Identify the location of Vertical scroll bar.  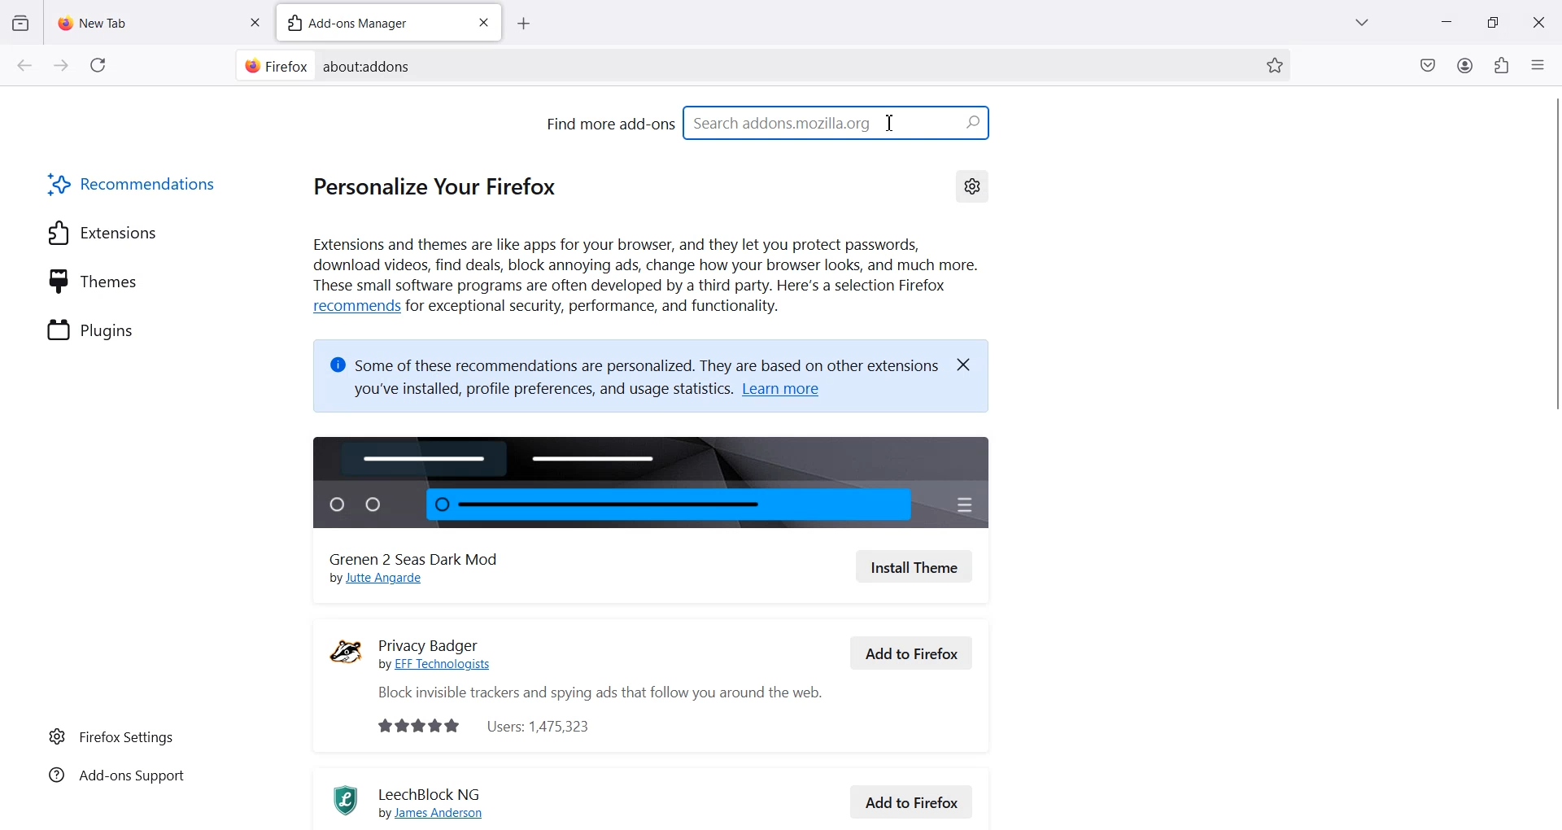
(1552, 472).